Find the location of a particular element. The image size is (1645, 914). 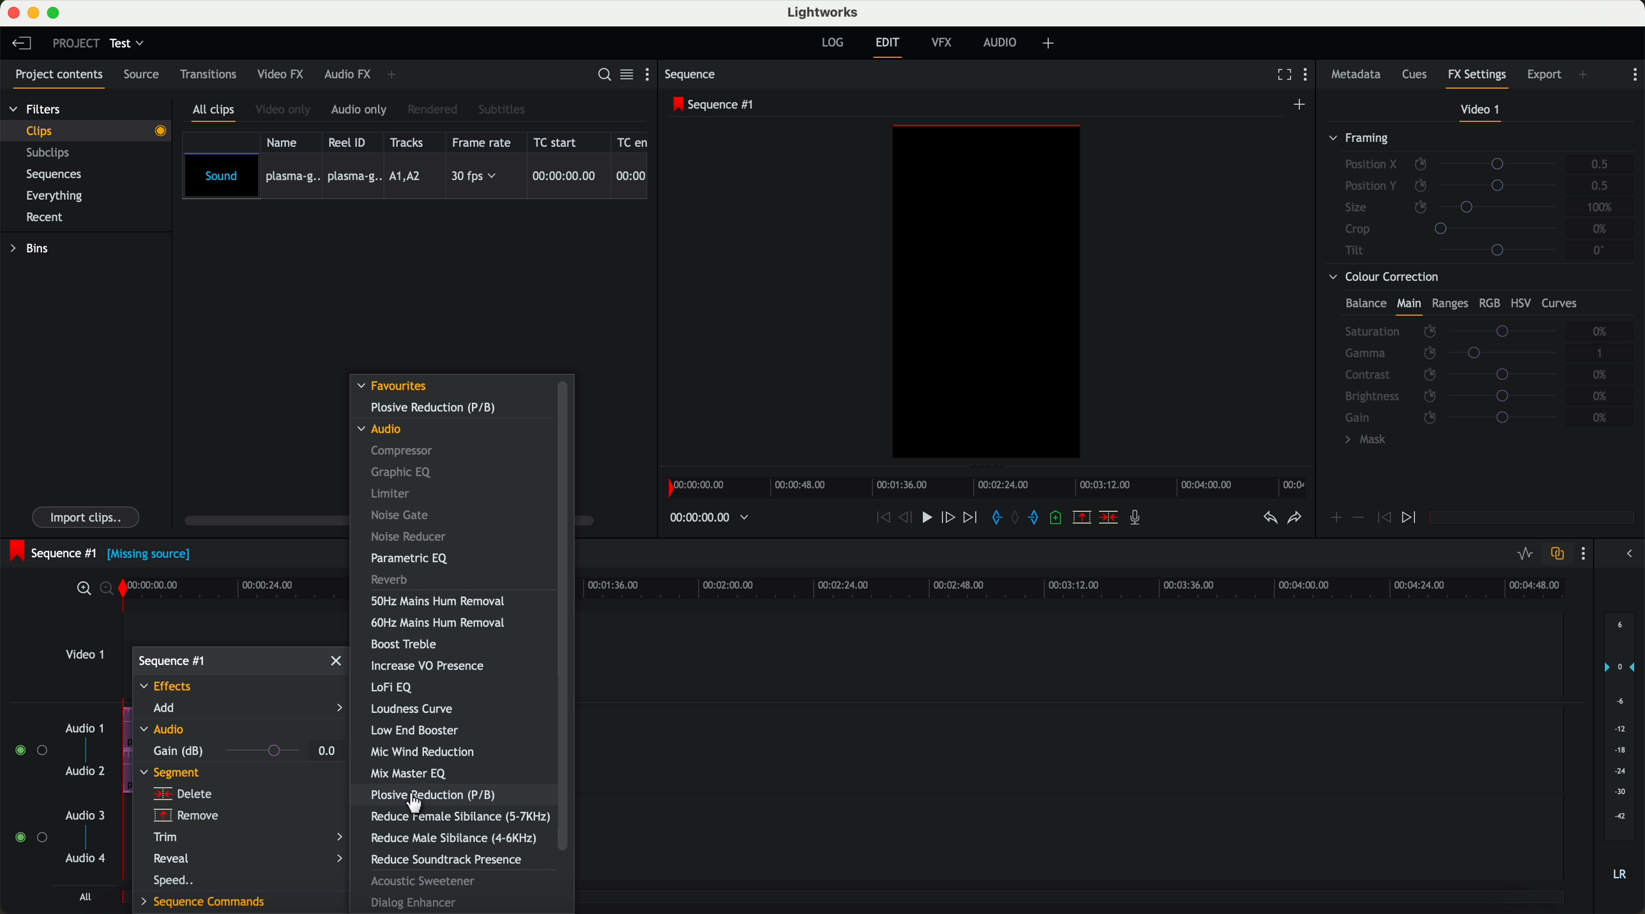

tracks is located at coordinates (409, 142).